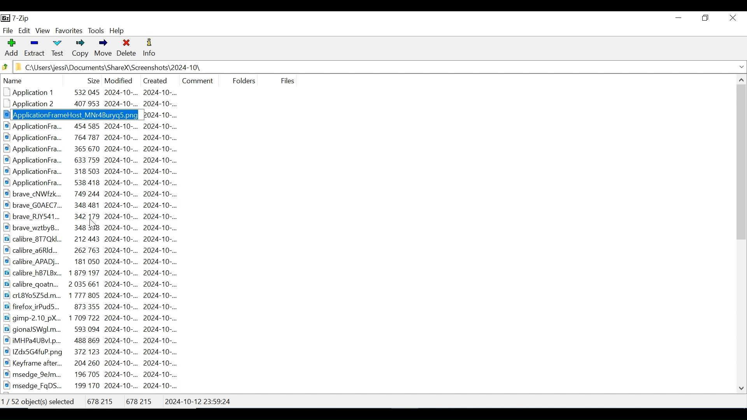  What do you see at coordinates (99, 340) in the screenshot?
I see ` iMHPa4UBvl.p... 488 869 2024-10-.. 2024-10-...` at bounding box center [99, 340].